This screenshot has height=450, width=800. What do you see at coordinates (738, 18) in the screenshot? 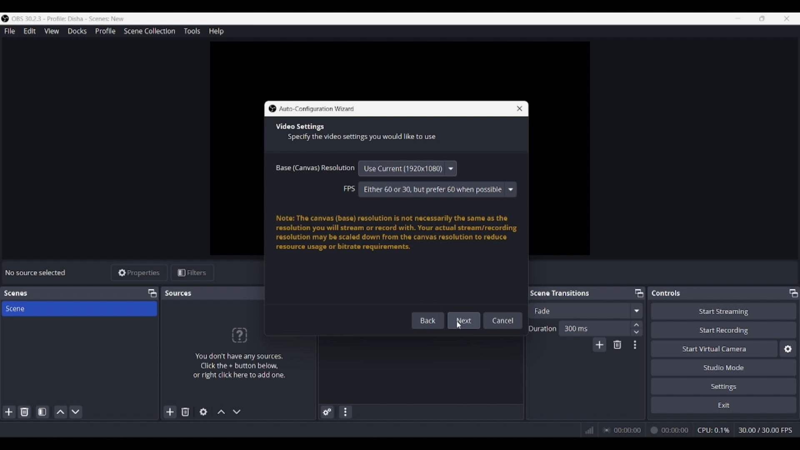
I see `Minimize` at bounding box center [738, 18].